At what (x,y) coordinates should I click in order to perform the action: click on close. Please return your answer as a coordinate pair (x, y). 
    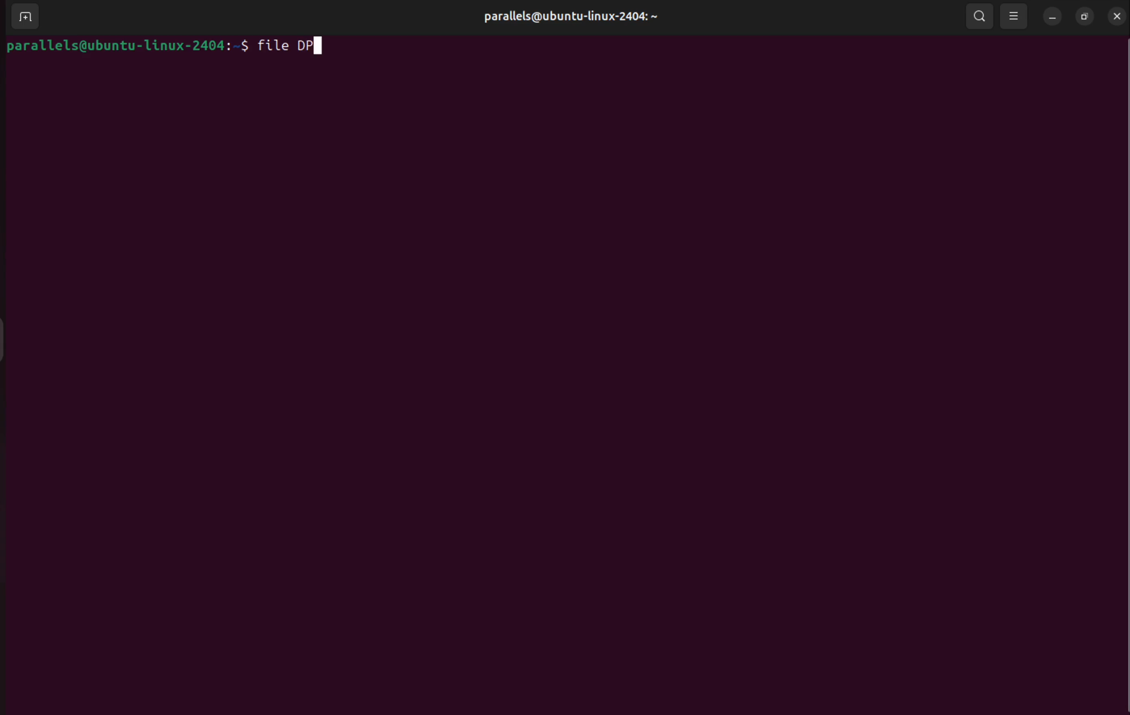
    Looking at the image, I should click on (1117, 17).